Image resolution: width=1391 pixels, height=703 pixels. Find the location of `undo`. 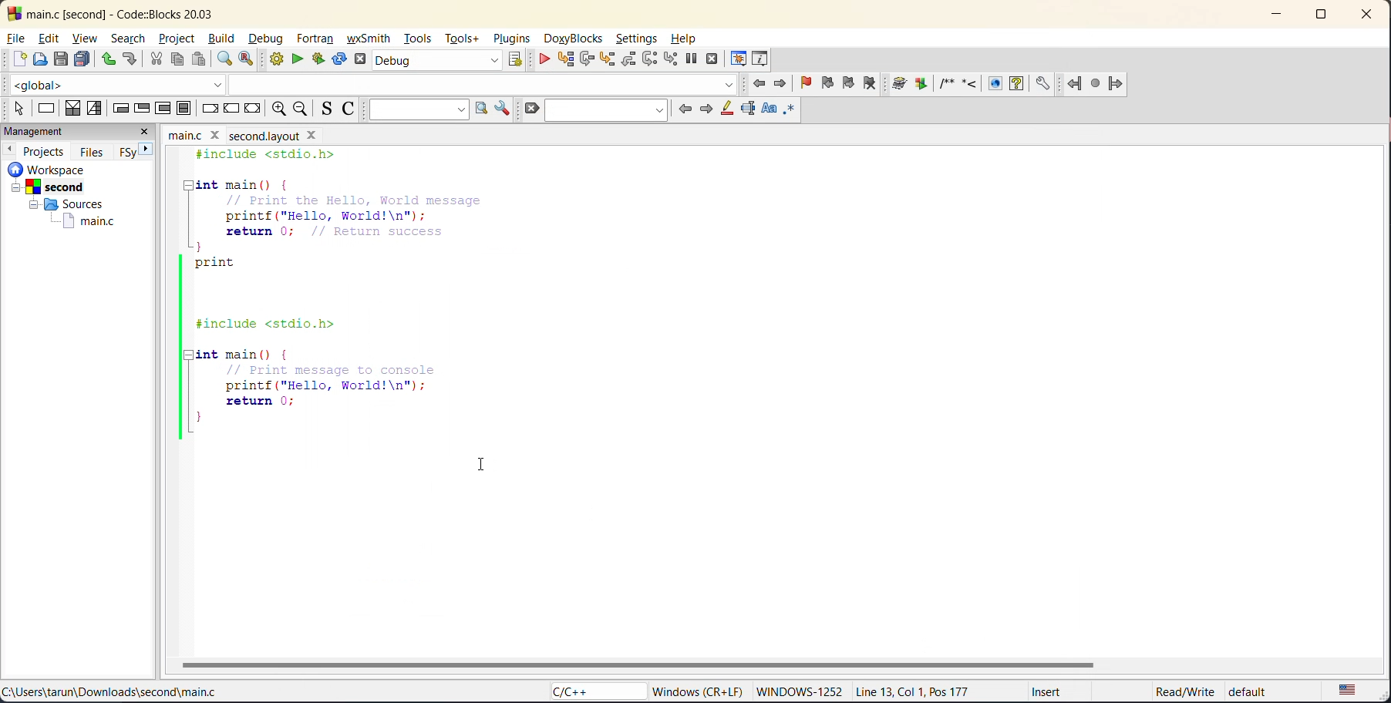

undo is located at coordinates (107, 59).